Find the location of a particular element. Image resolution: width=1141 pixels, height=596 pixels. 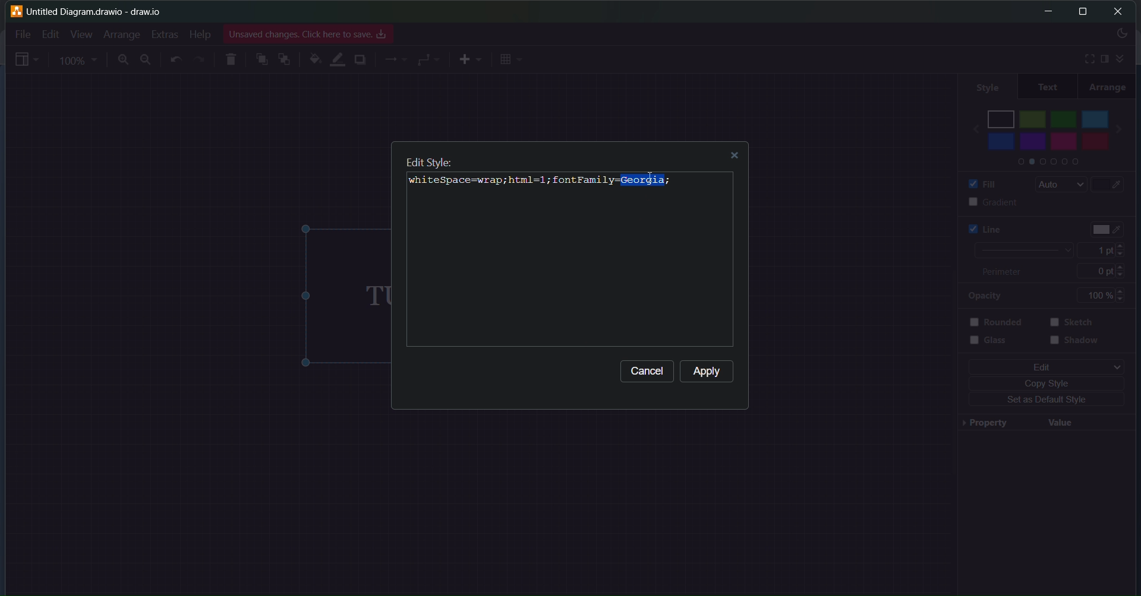

zoom out is located at coordinates (147, 59).